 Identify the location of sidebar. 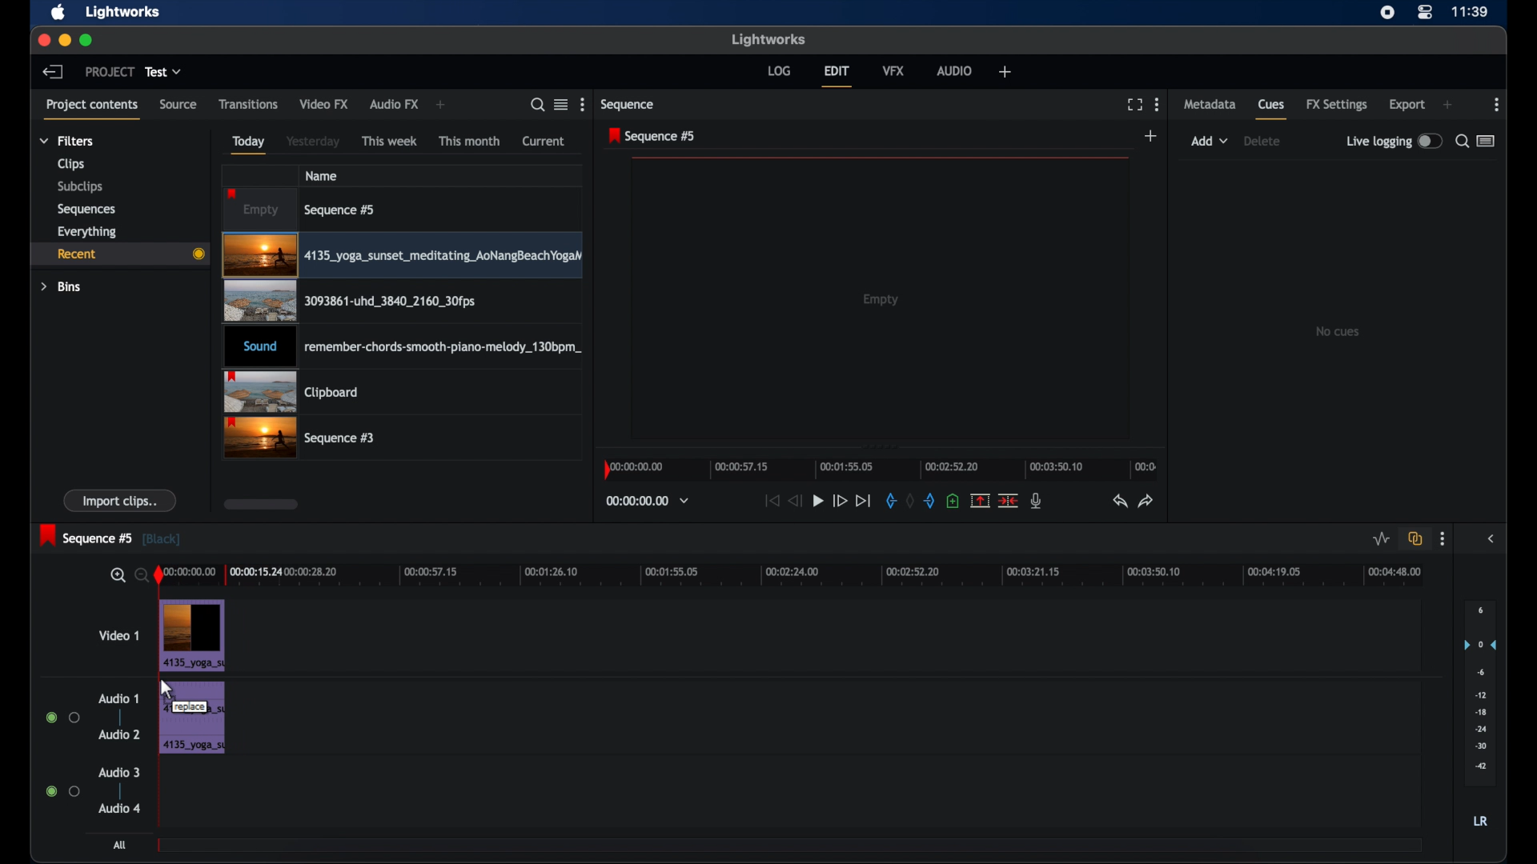
(1491, 539).